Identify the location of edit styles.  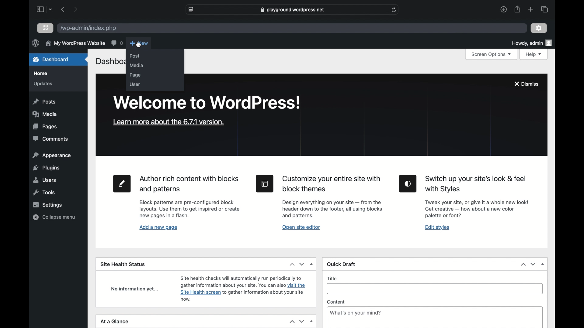
(438, 227).